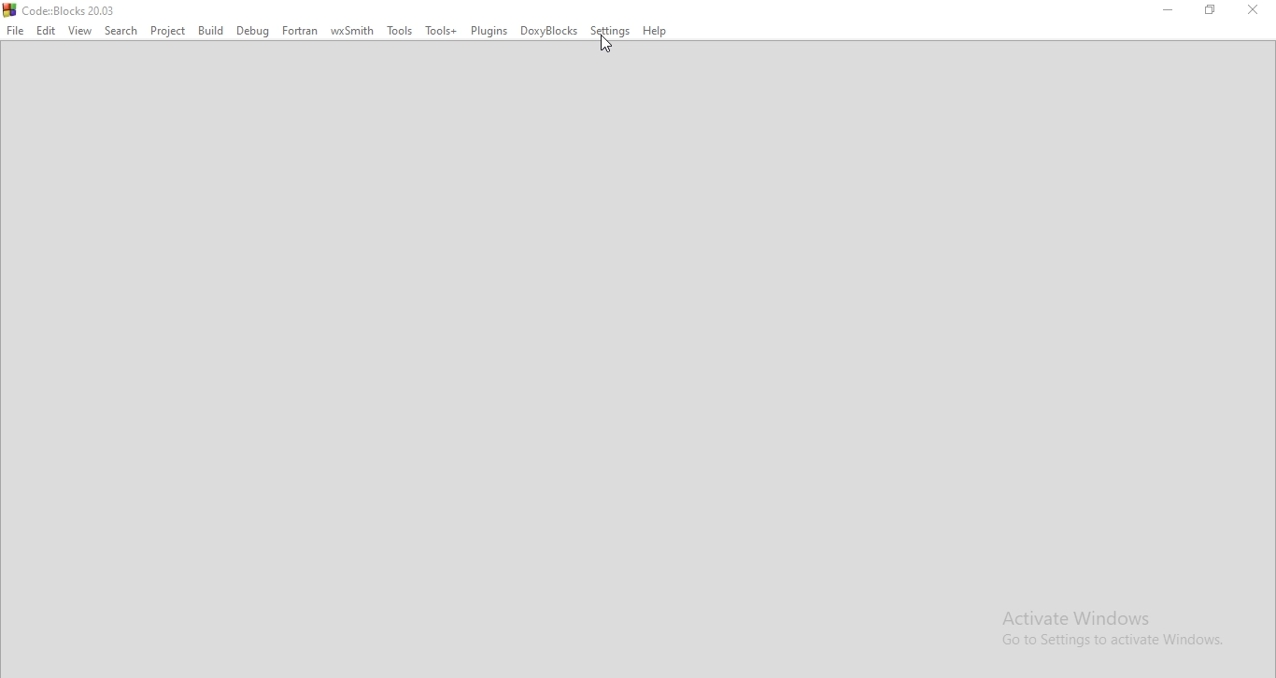 The image size is (1276, 678). Describe the element at coordinates (301, 31) in the screenshot. I see `Fortran` at that location.